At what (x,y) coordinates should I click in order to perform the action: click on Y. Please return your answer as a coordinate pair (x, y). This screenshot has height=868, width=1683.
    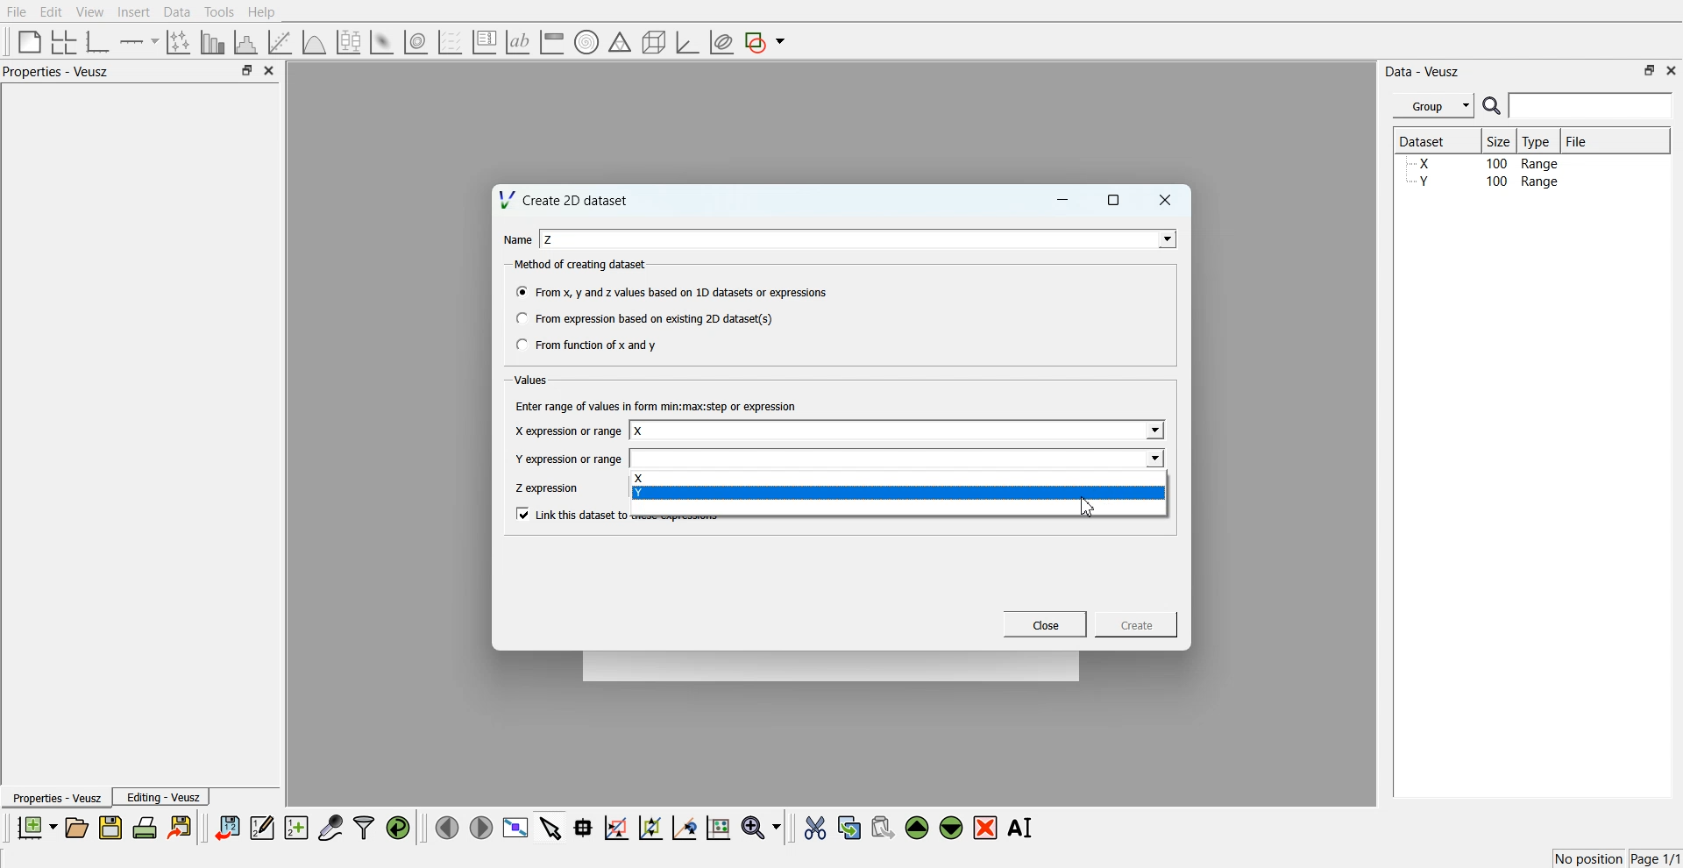
    Looking at the image, I should click on (897, 493).